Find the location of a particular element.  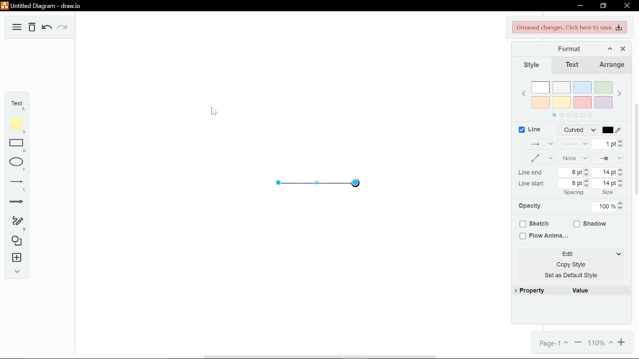

Current line start size is located at coordinates (605, 183).